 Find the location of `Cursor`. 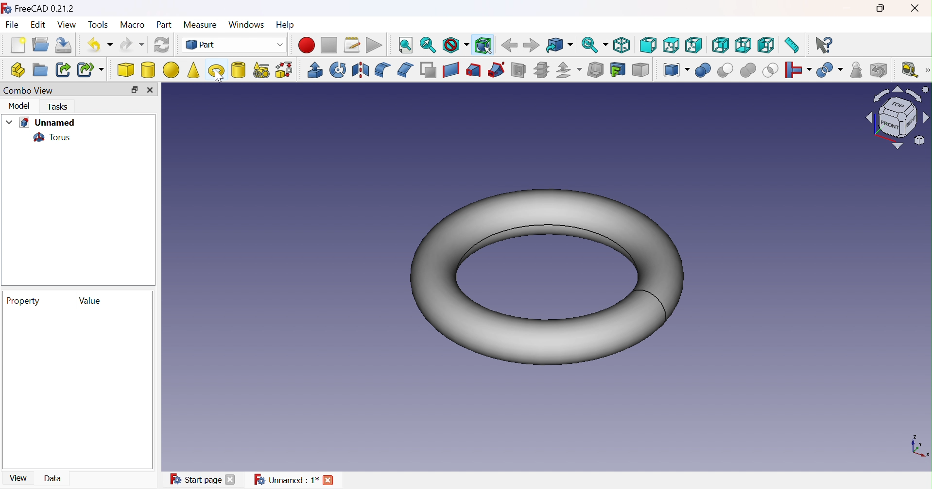

Cursor is located at coordinates (220, 76).